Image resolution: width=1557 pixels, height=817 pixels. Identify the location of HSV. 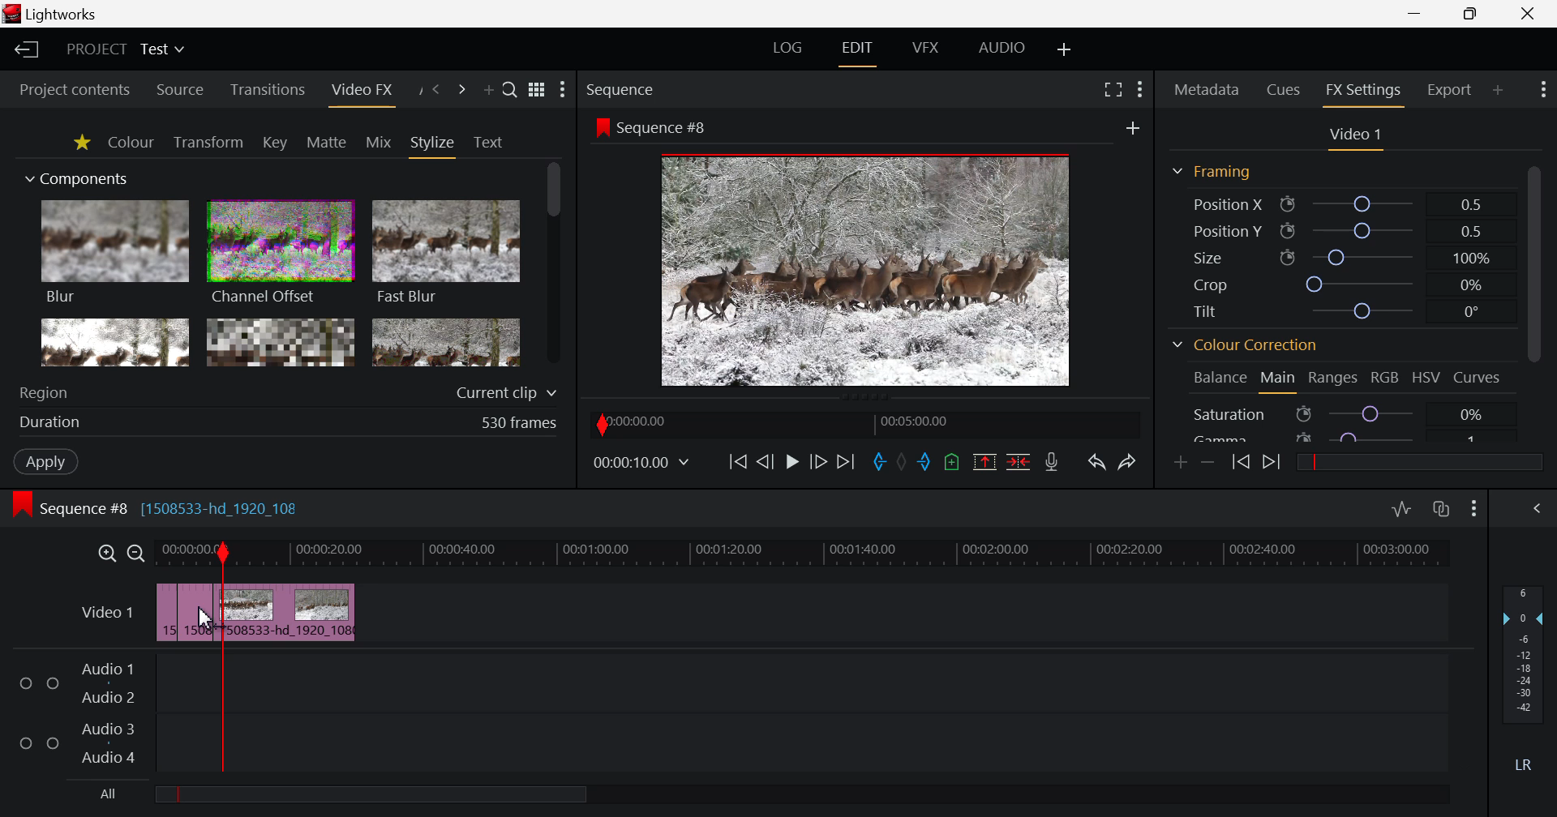
(1429, 379).